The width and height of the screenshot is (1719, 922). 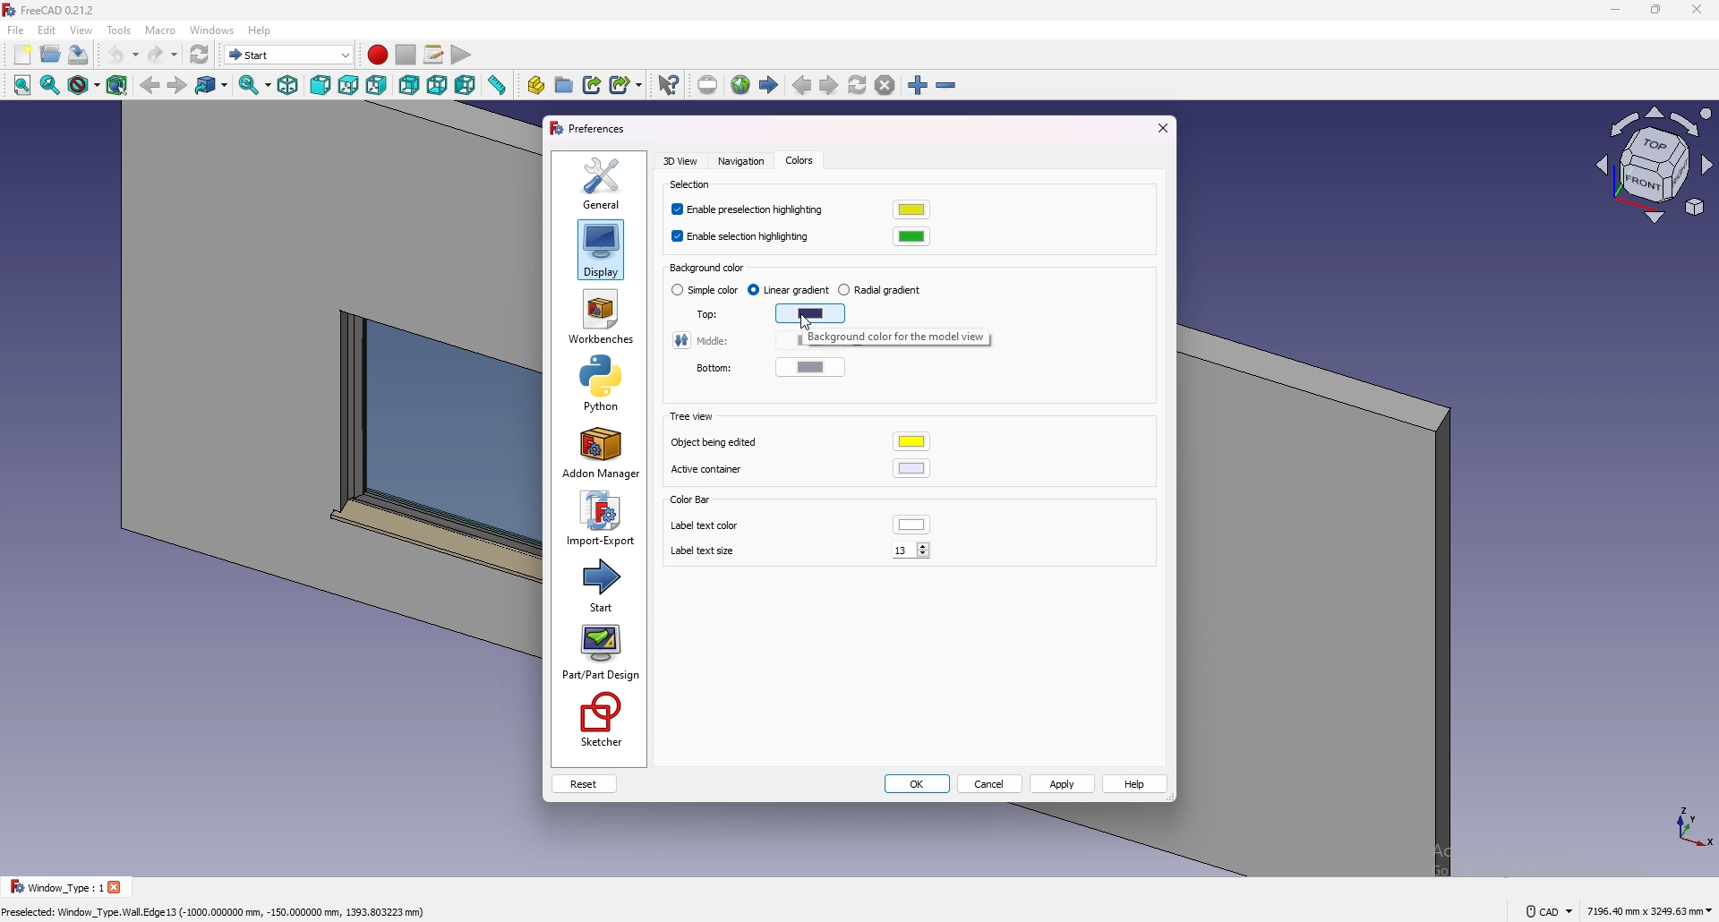 What do you see at coordinates (703, 340) in the screenshot?
I see `middle` at bounding box center [703, 340].